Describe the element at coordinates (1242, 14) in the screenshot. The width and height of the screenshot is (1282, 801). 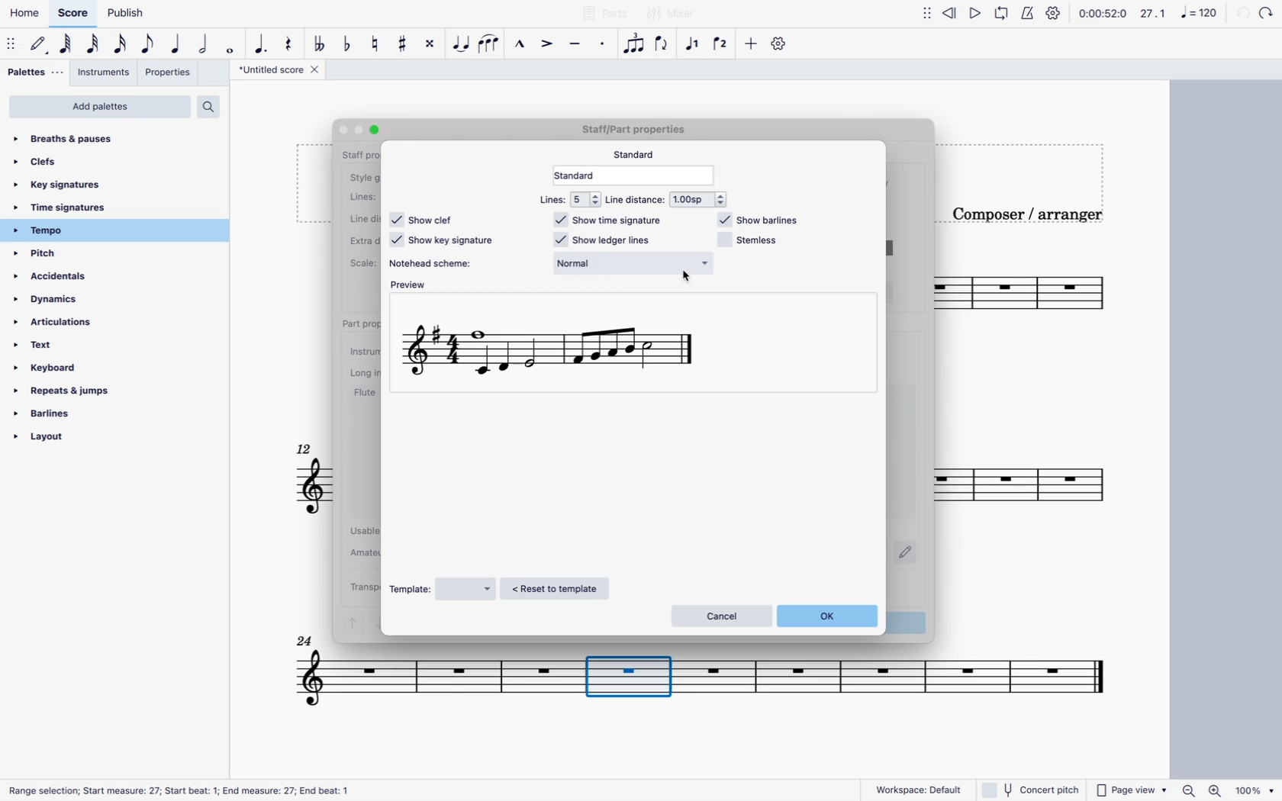
I see `back` at that location.